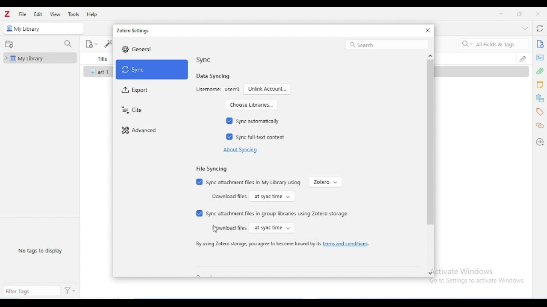 This screenshot has height=307, width=547. Describe the element at coordinates (262, 137) in the screenshot. I see `sync full-text content` at that location.